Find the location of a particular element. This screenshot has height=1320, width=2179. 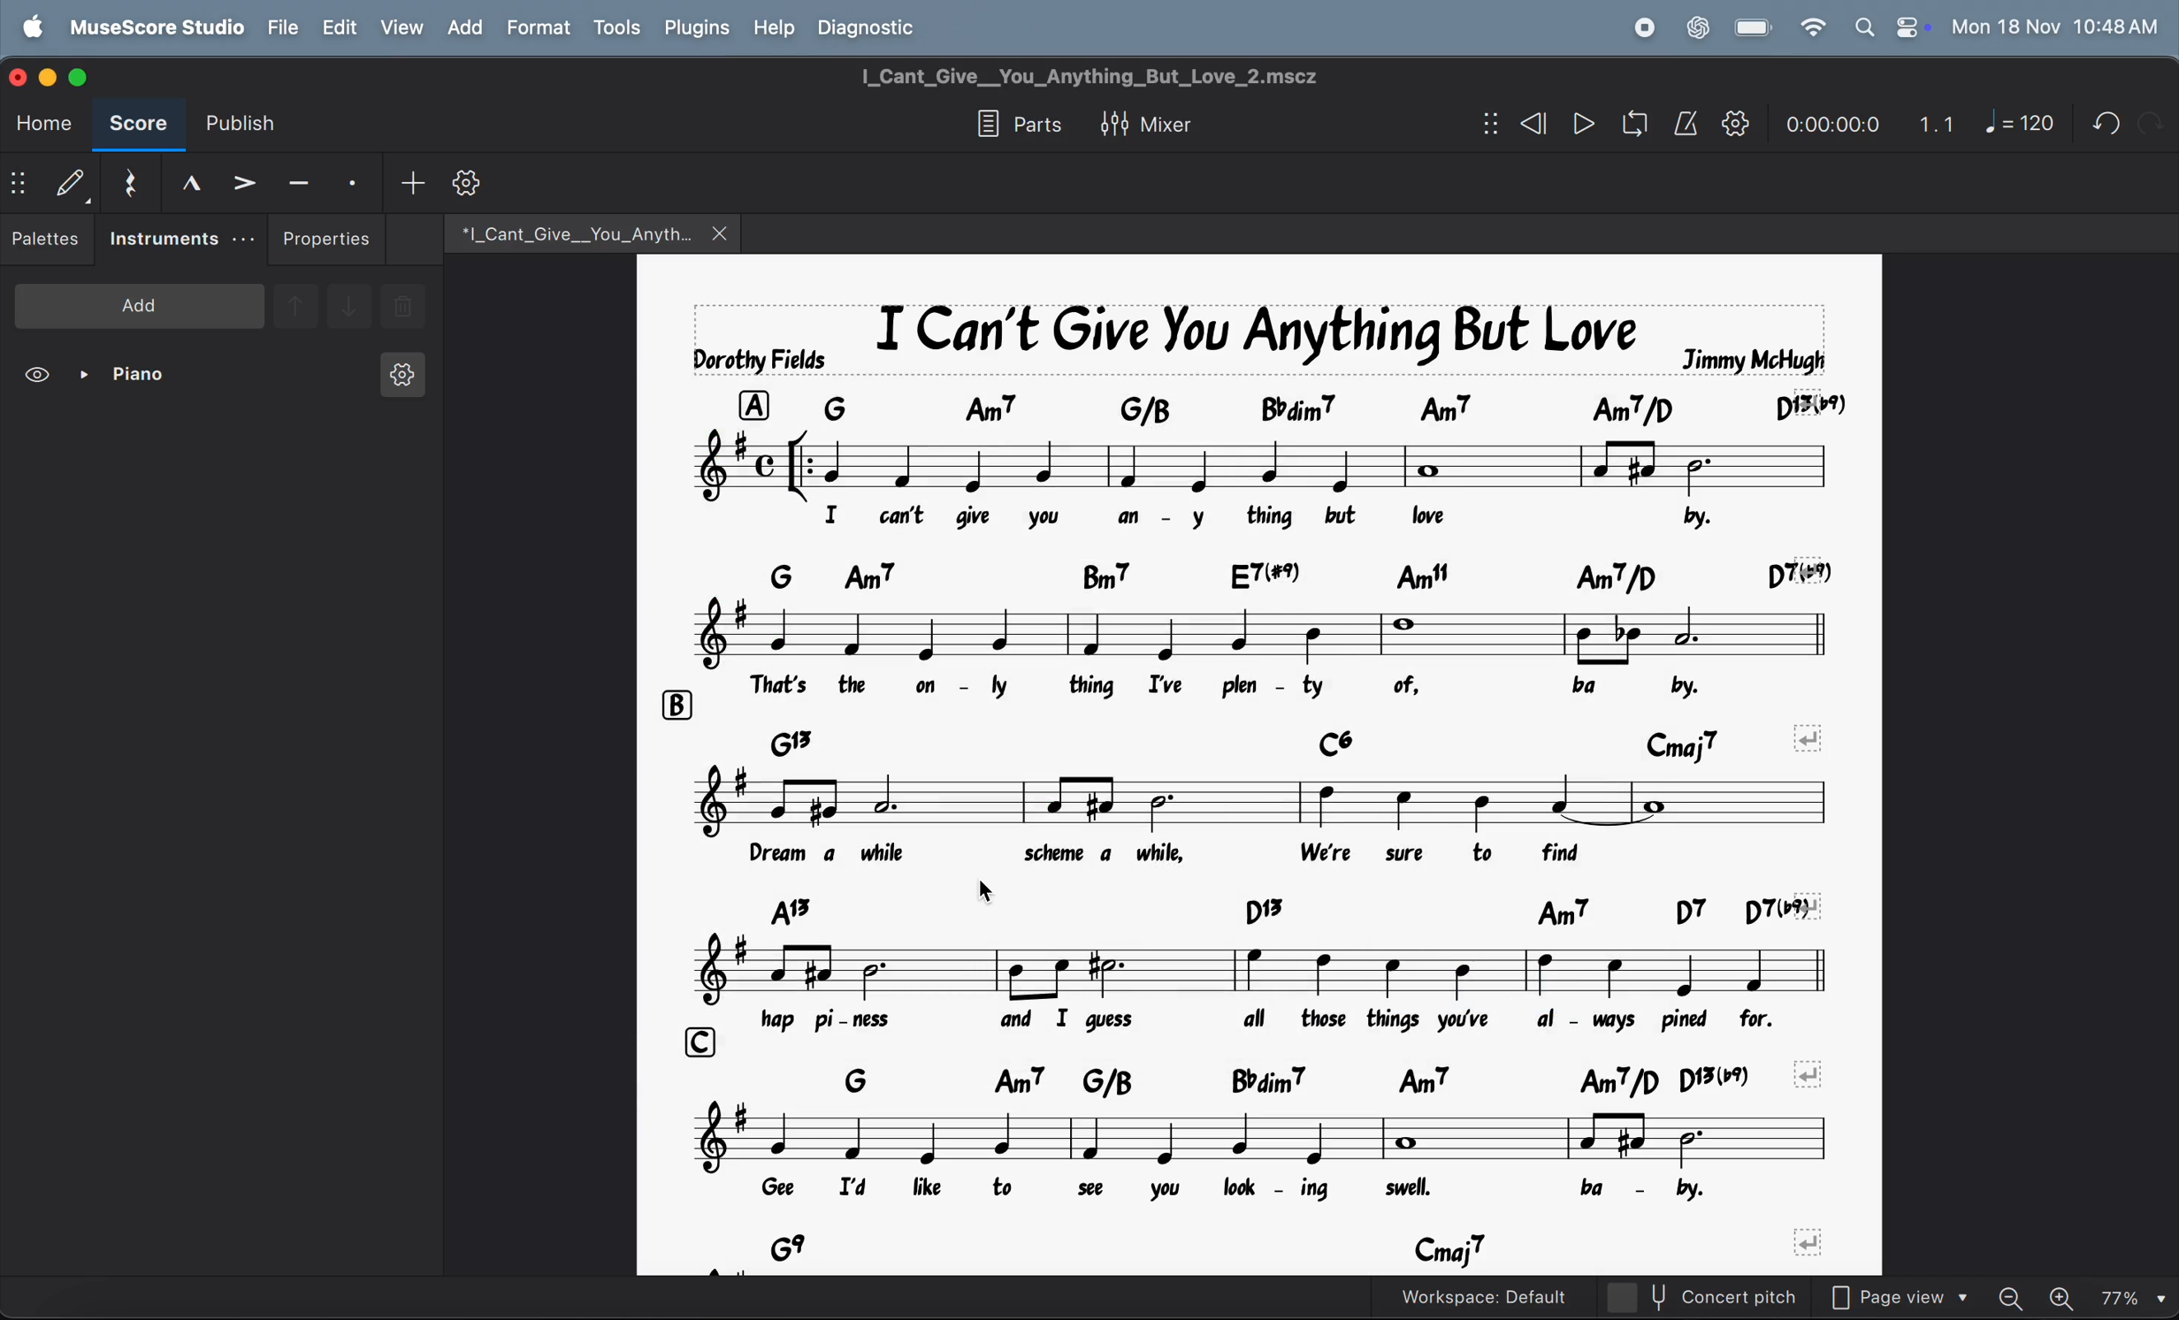

song page title is located at coordinates (1121, 76).